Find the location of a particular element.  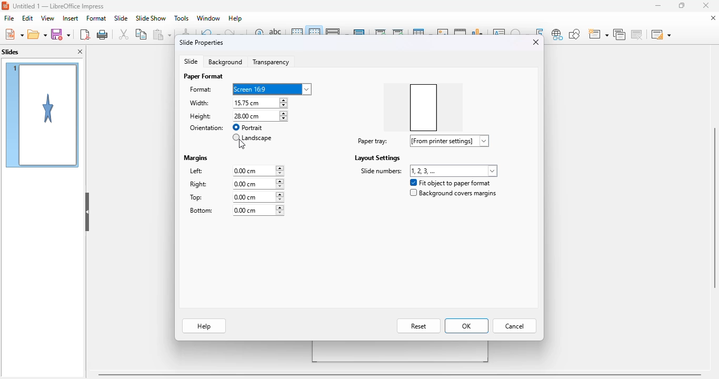

cancel is located at coordinates (515, 326).